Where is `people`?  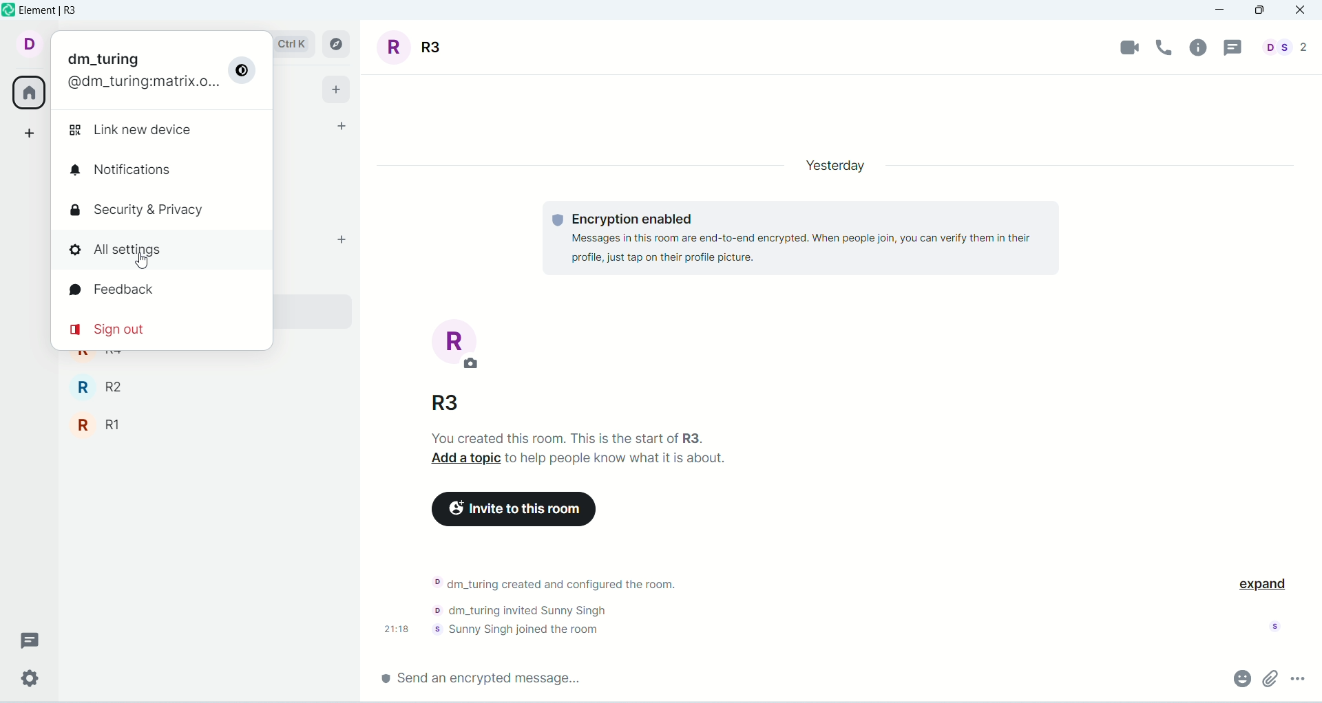 people is located at coordinates (1282, 47).